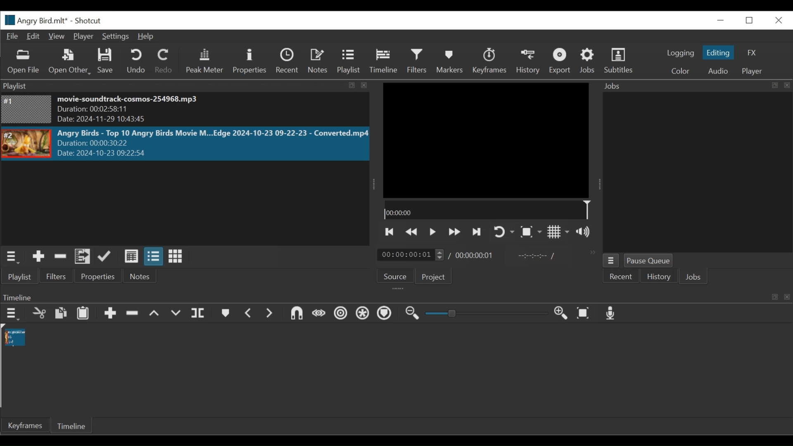 The height and width of the screenshot is (446, 793). What do you see at coordinates (198, 314) in the screenshot?
I see `Split Playhead` at bounding box center [198, 314].